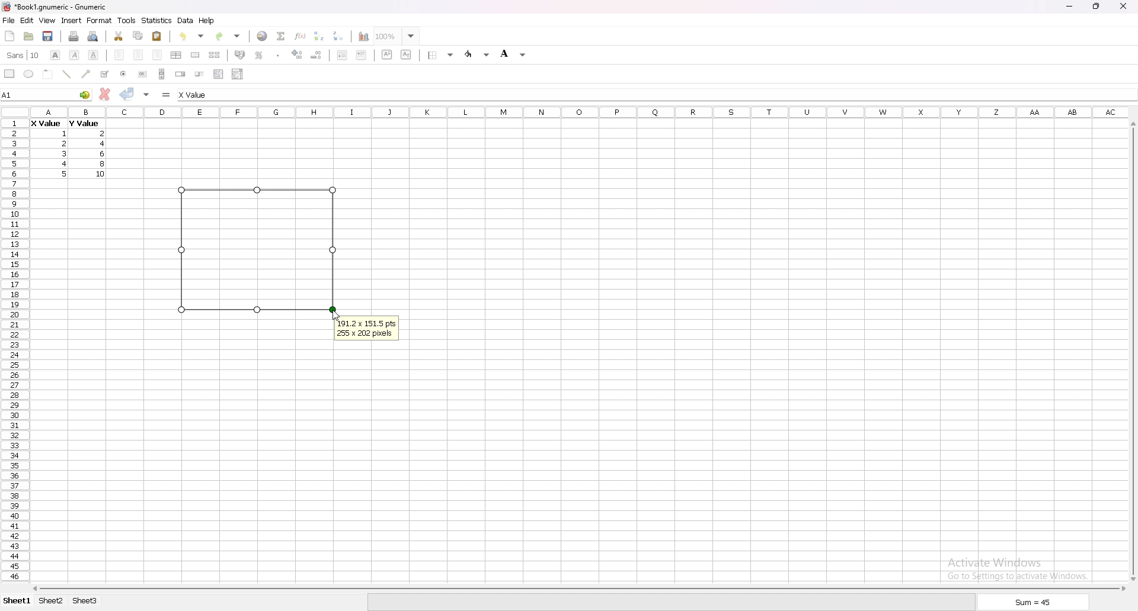  I want to click on file, so click(8, 21).